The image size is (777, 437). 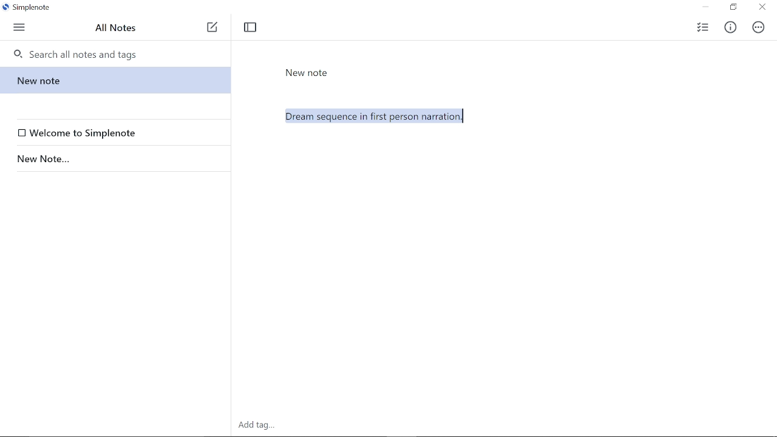 I want to click on Menu, so click(x=20, y=26).